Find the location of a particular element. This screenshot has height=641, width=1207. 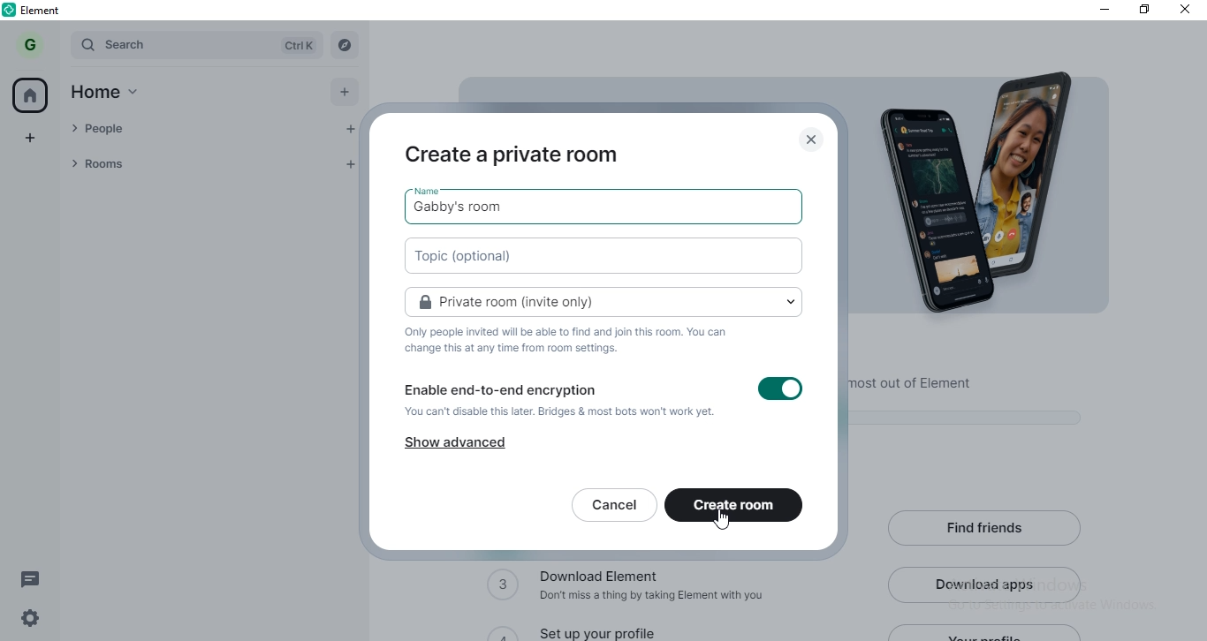

minimise is located at coordinates (1098, 10).